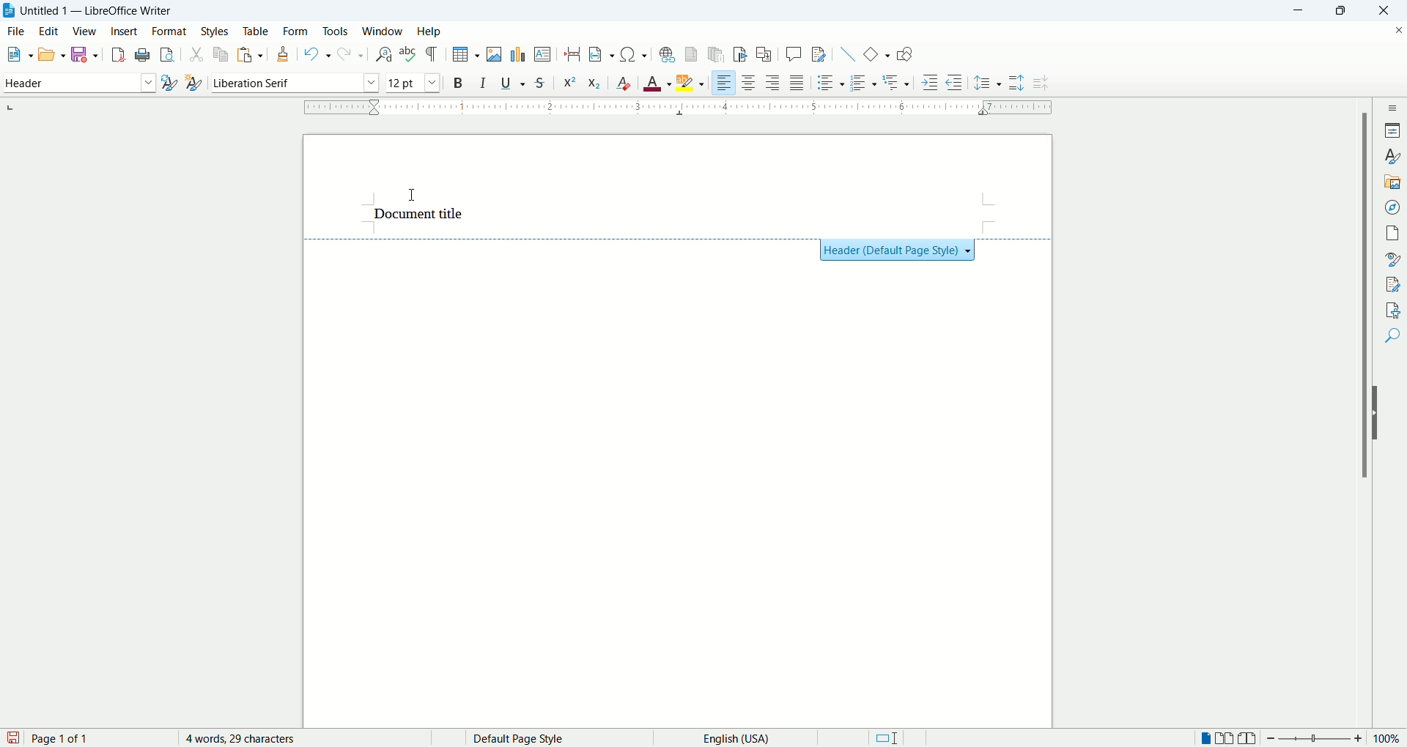 The image size is (1407, 747). I want to click on insert field, so click(601, 54).